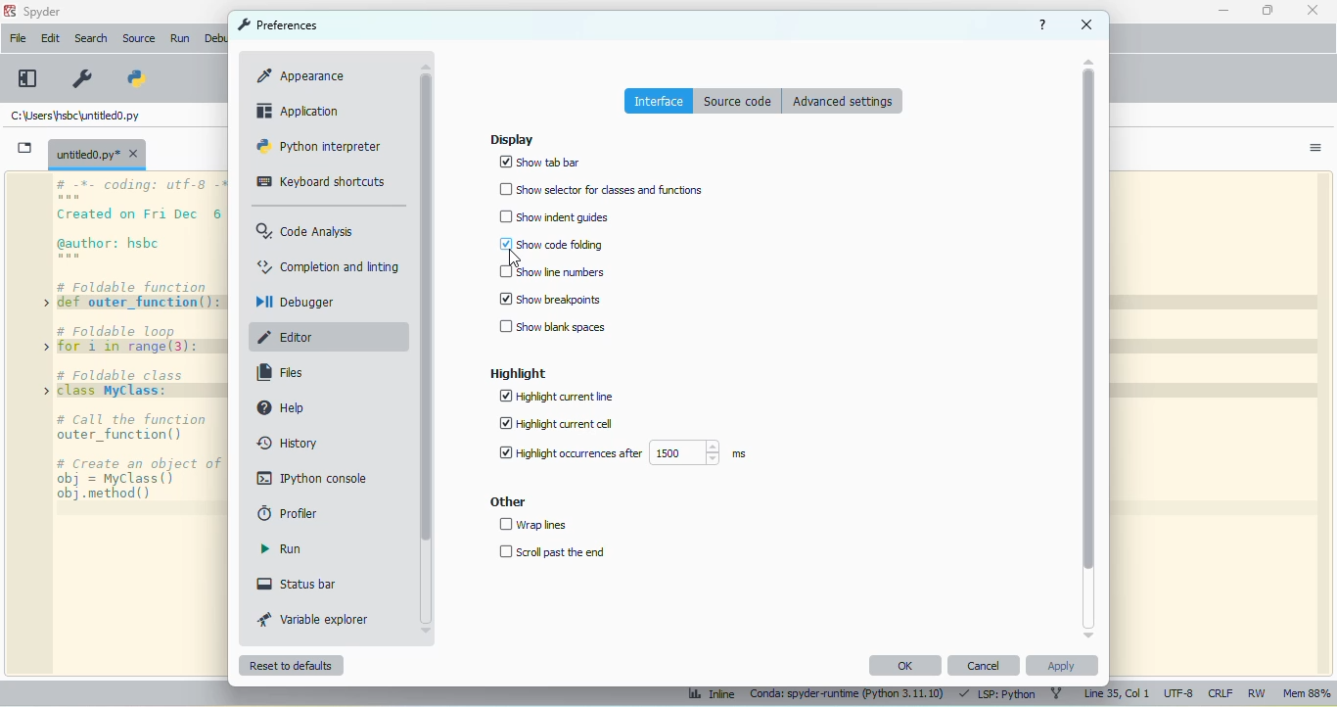 The image size is (1337, 707). Describe the element at coordinates (551, 271) in the screenshot. I see `show line numbers` at that location.